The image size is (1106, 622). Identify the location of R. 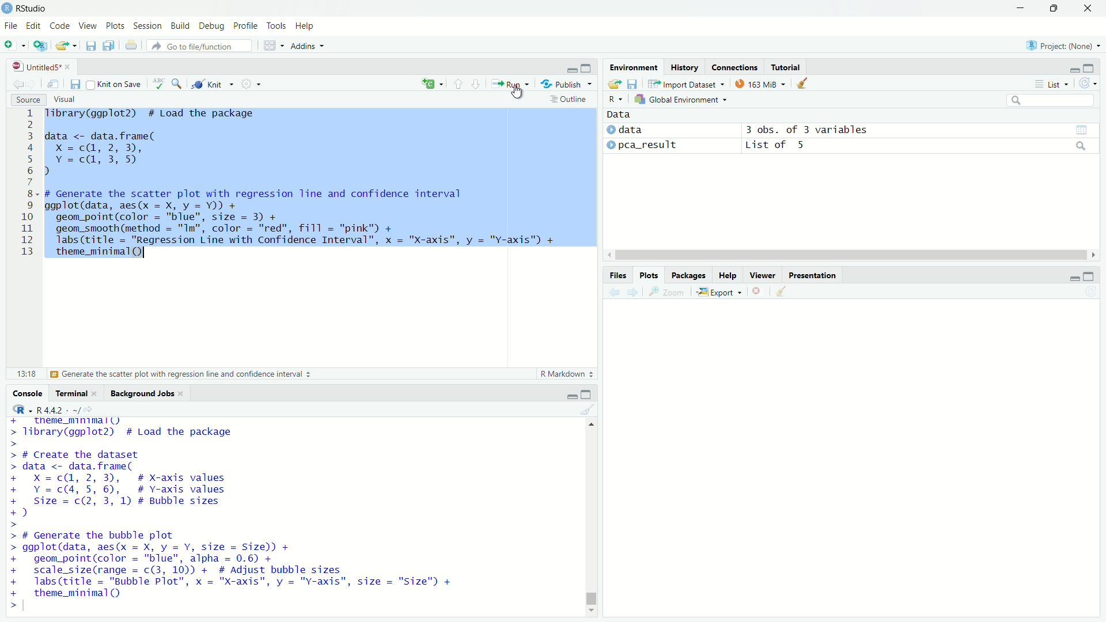
(616, 99).